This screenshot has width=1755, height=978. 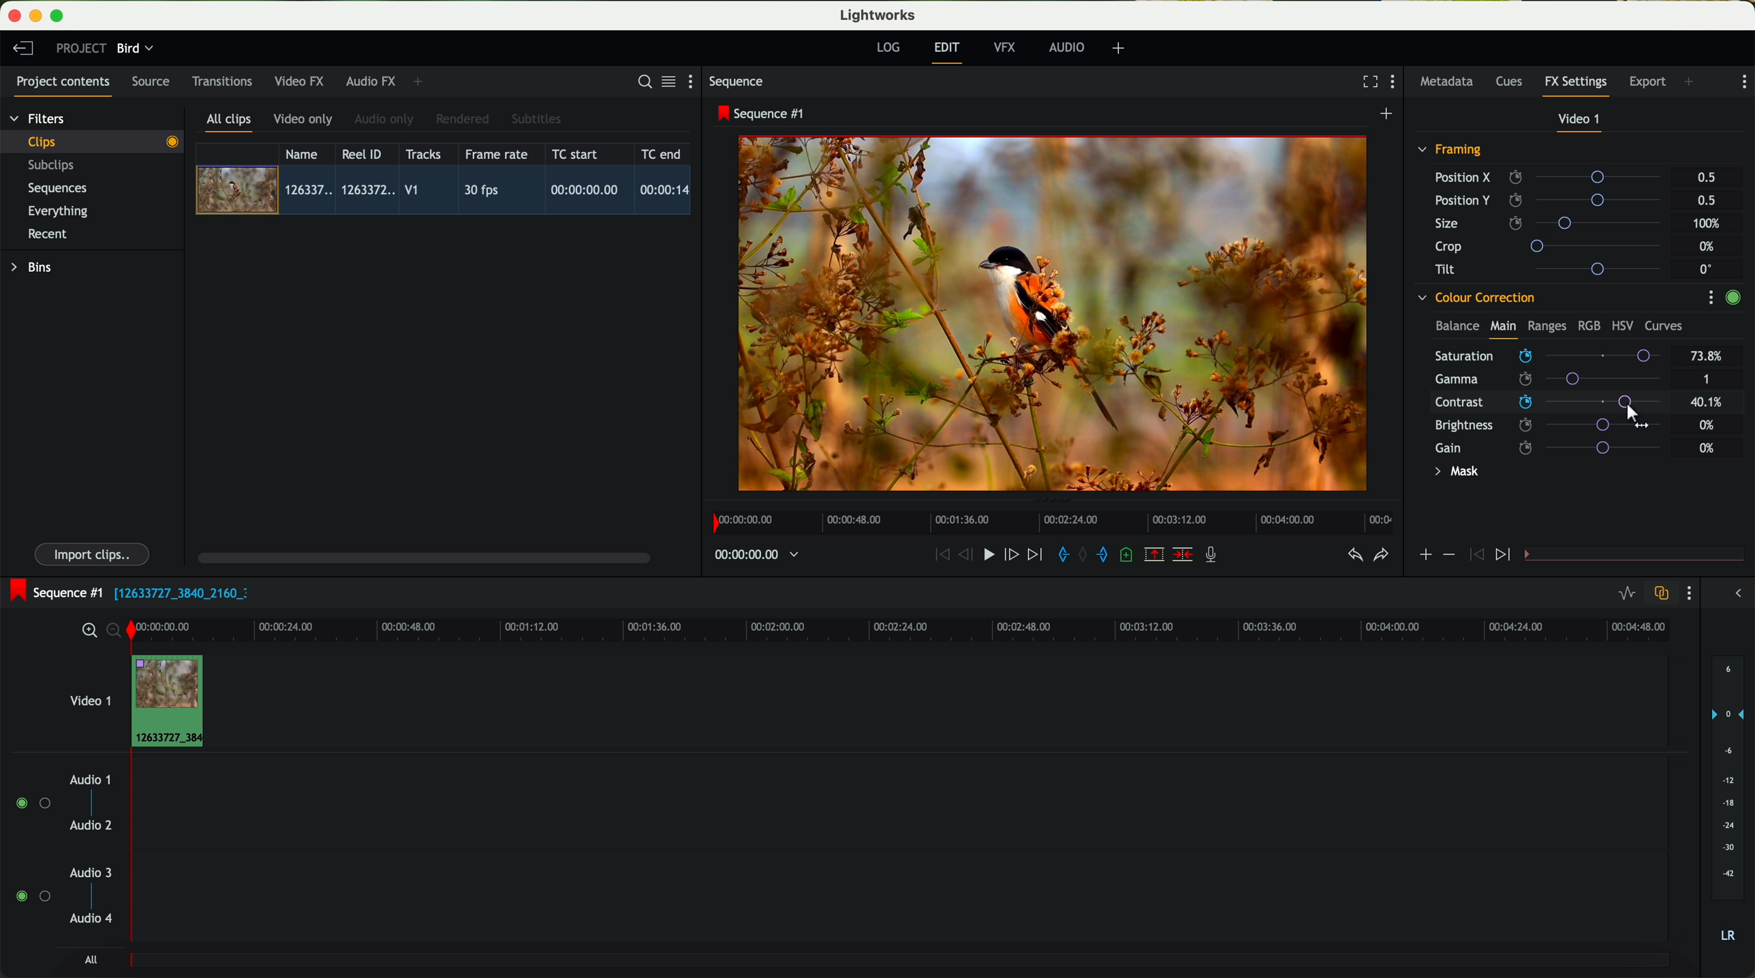 I want to click on Reel ID, so click(x=365, y=153).